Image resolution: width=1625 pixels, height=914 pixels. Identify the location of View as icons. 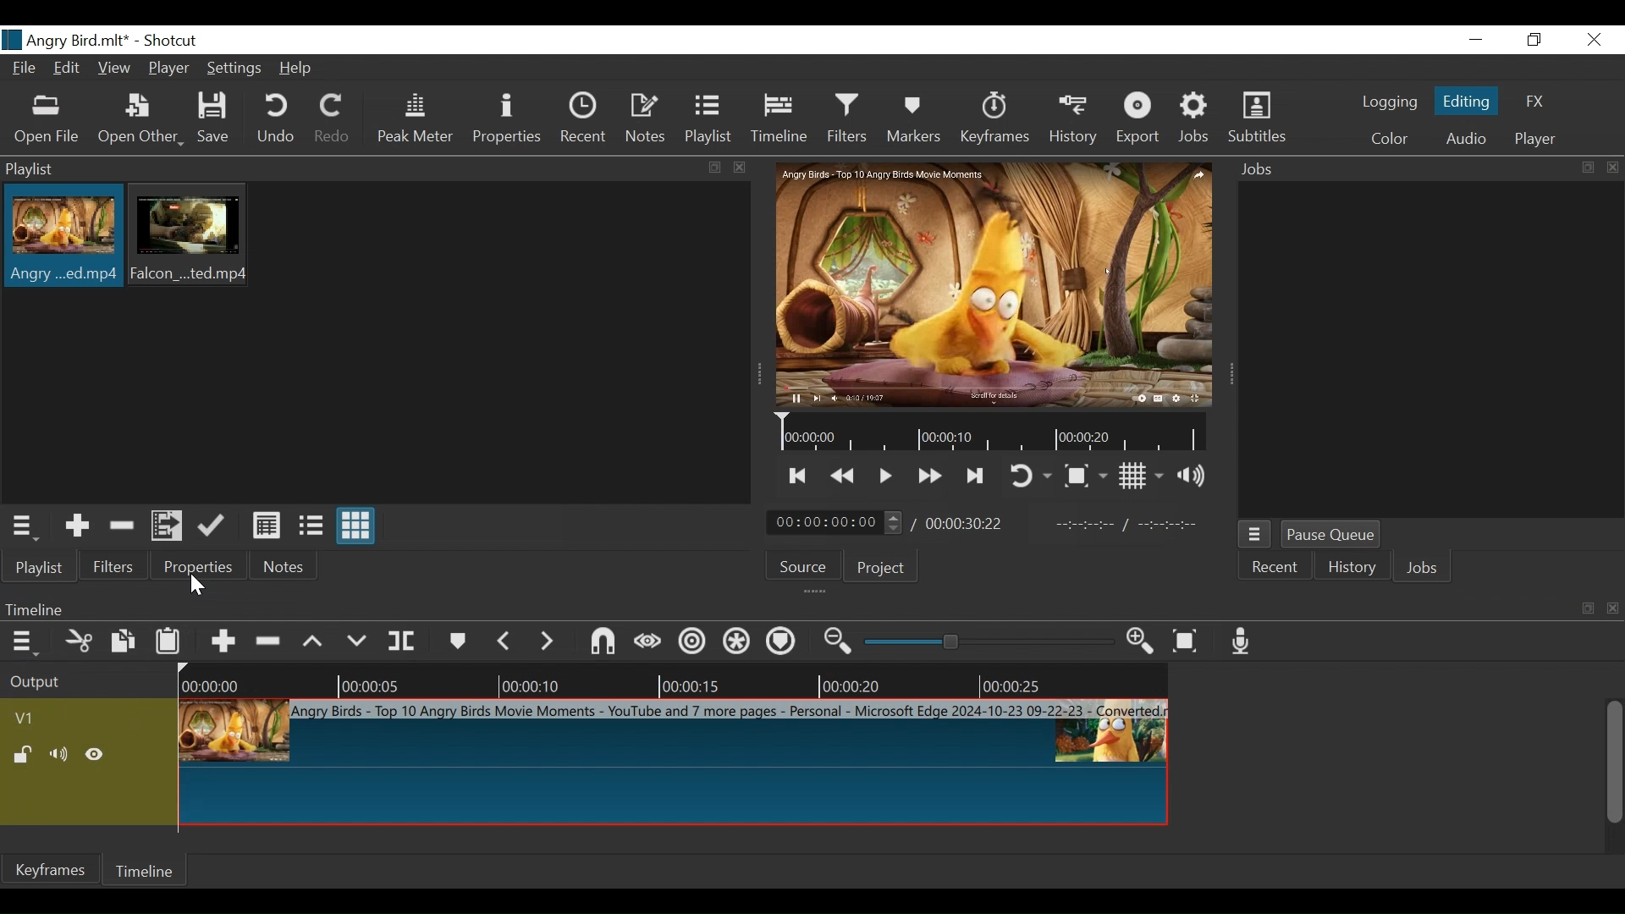
(356, 525).